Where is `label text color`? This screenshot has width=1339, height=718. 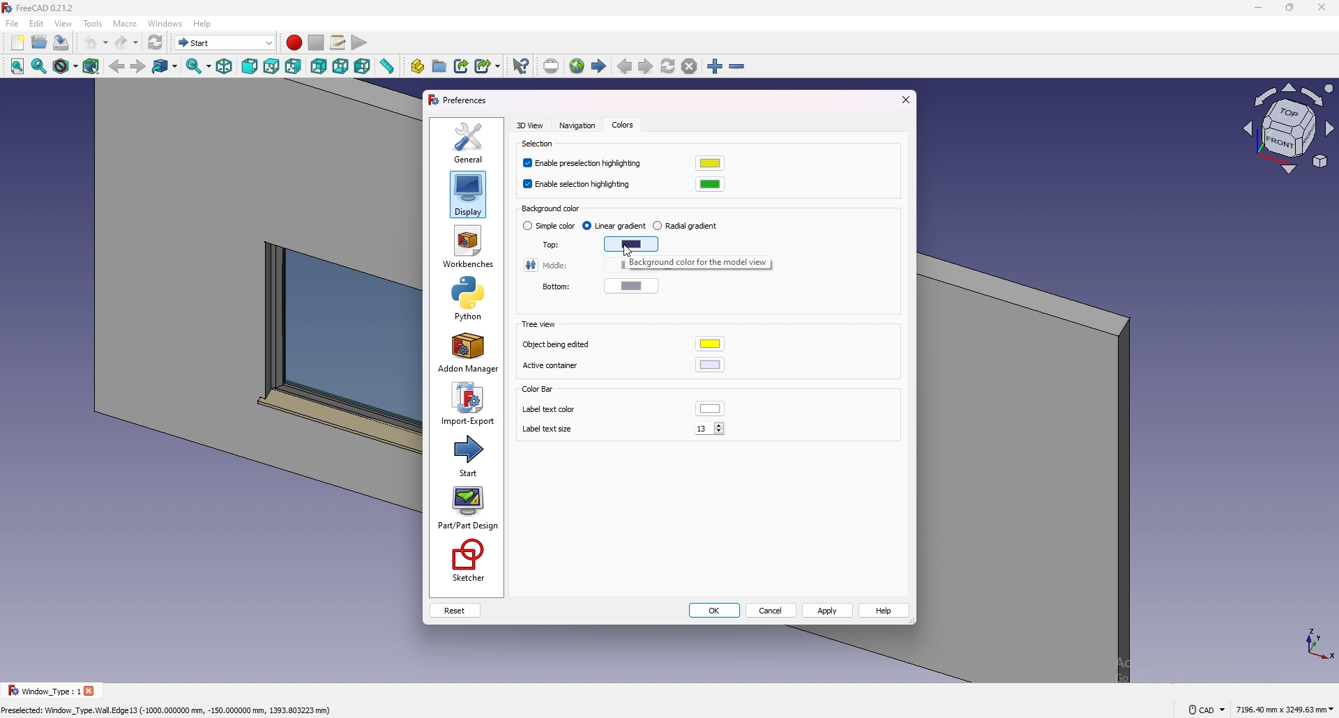 label text color is located at coordinates (550, 409).